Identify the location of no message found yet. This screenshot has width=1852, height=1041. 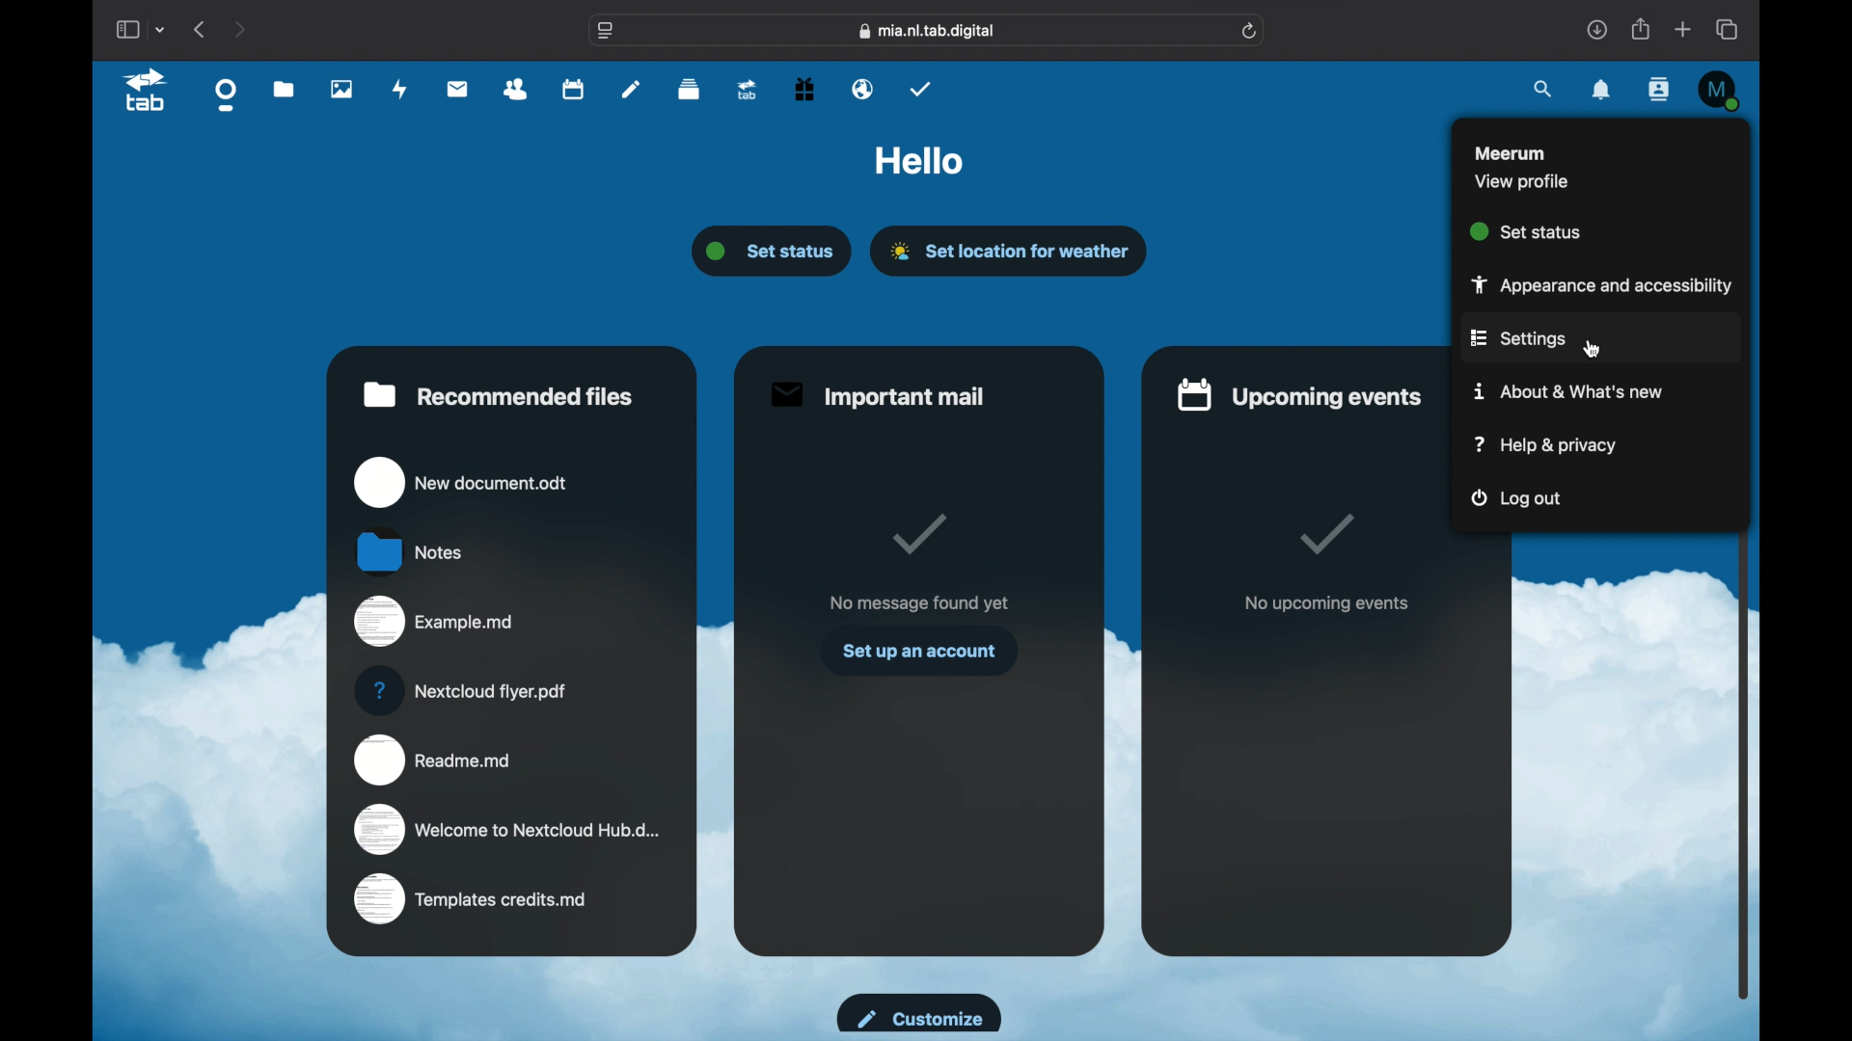
(919, 603).